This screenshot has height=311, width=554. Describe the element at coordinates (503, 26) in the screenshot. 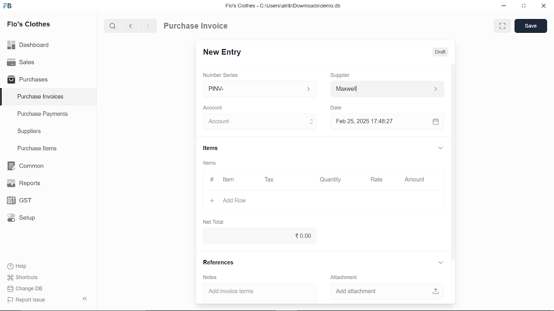

I see `full view` at that location.